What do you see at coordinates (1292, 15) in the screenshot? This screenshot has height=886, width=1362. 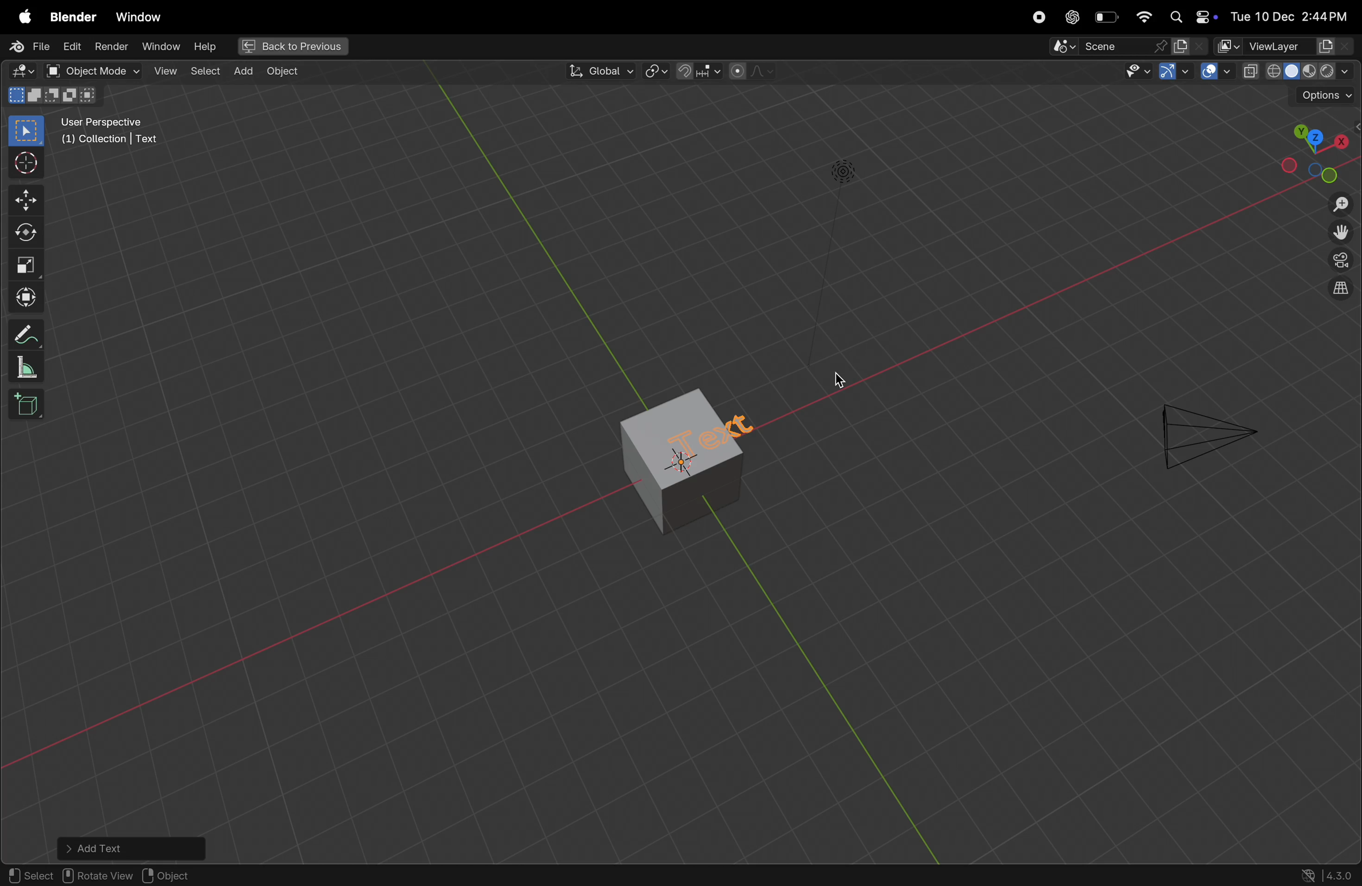 I see `dateand time` at bounding box center [1292, 15].